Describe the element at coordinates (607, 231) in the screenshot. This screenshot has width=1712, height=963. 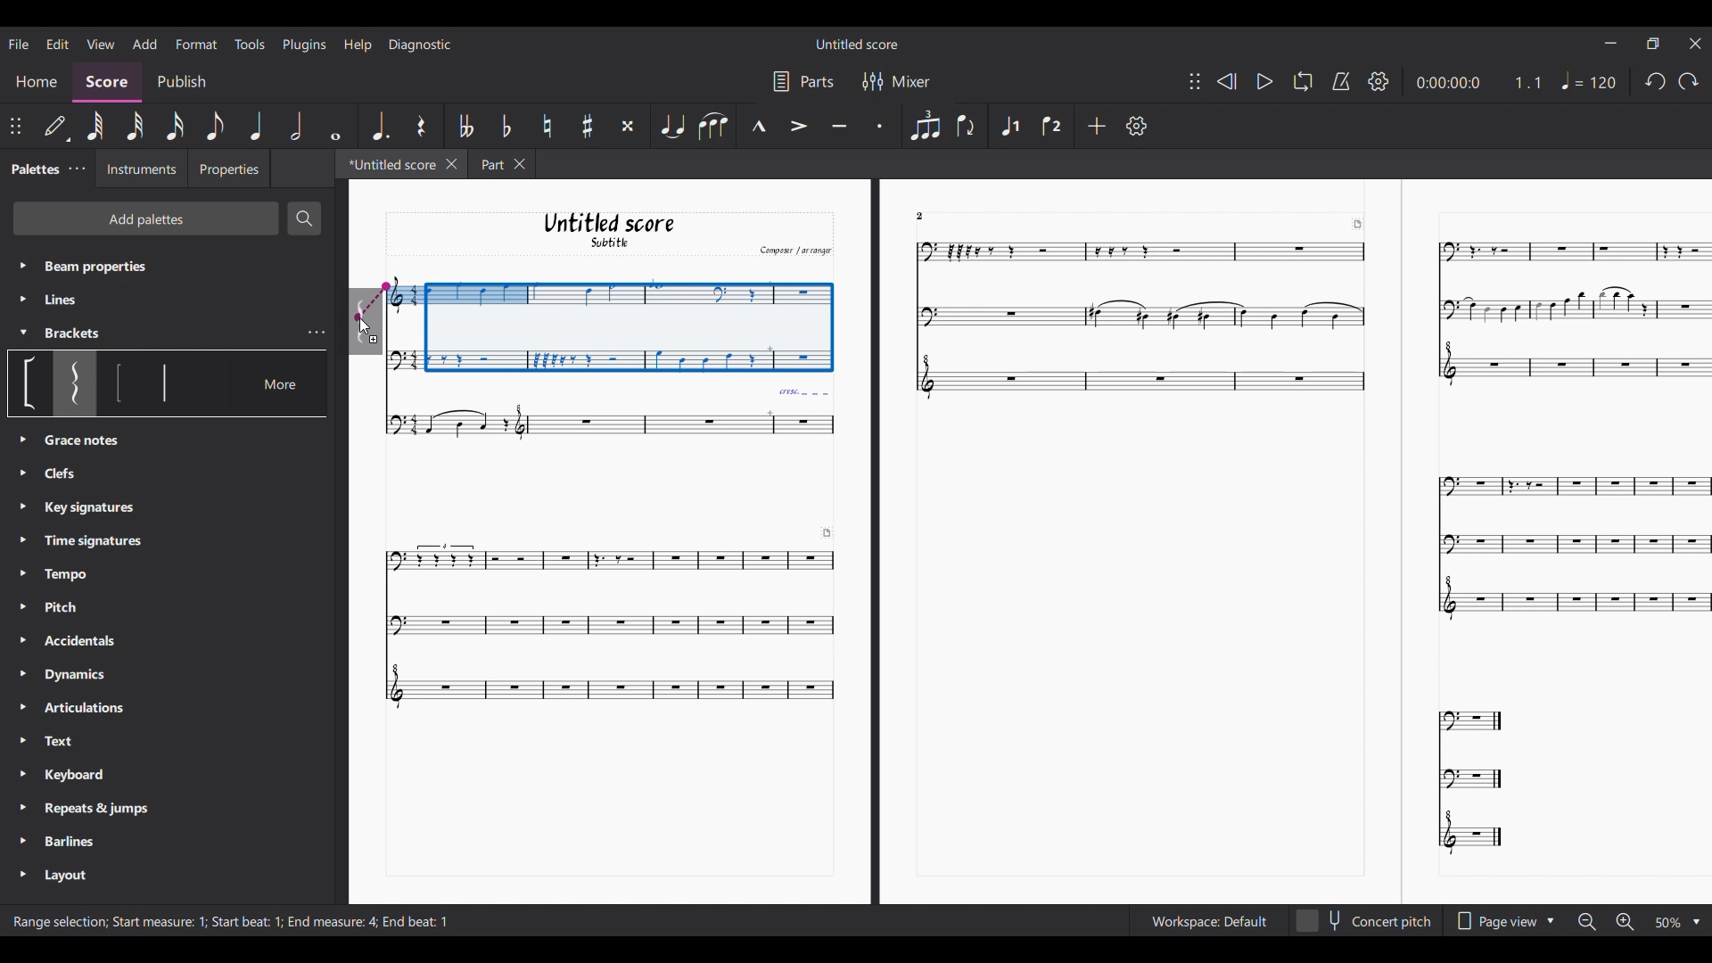
I see `Untitled score
Subtitle` at that location.